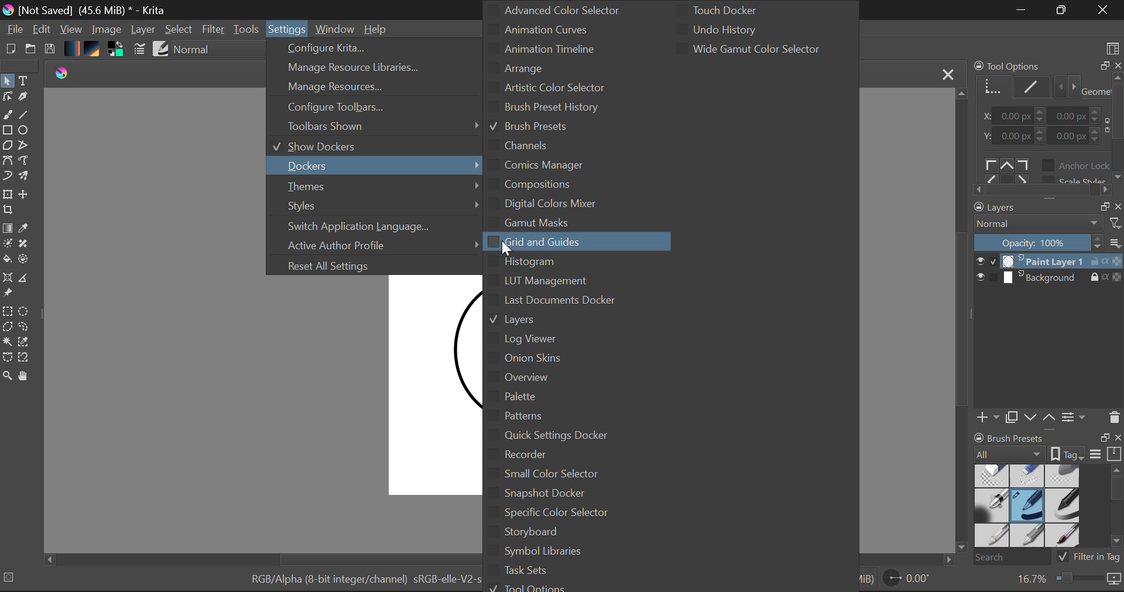 The image size is (1124, 592). Describe the element at coordinates (7, 357) in the screenshot. I see `Bezier Curve Selection` at that location.